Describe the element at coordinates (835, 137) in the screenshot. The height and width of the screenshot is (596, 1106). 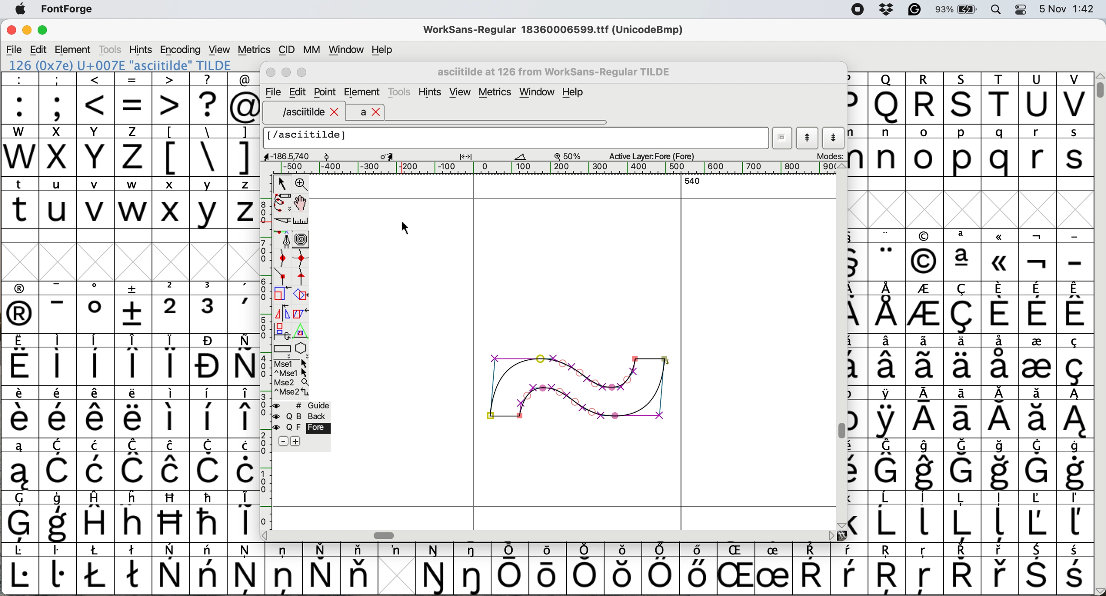
I see `show next letter` at that location.